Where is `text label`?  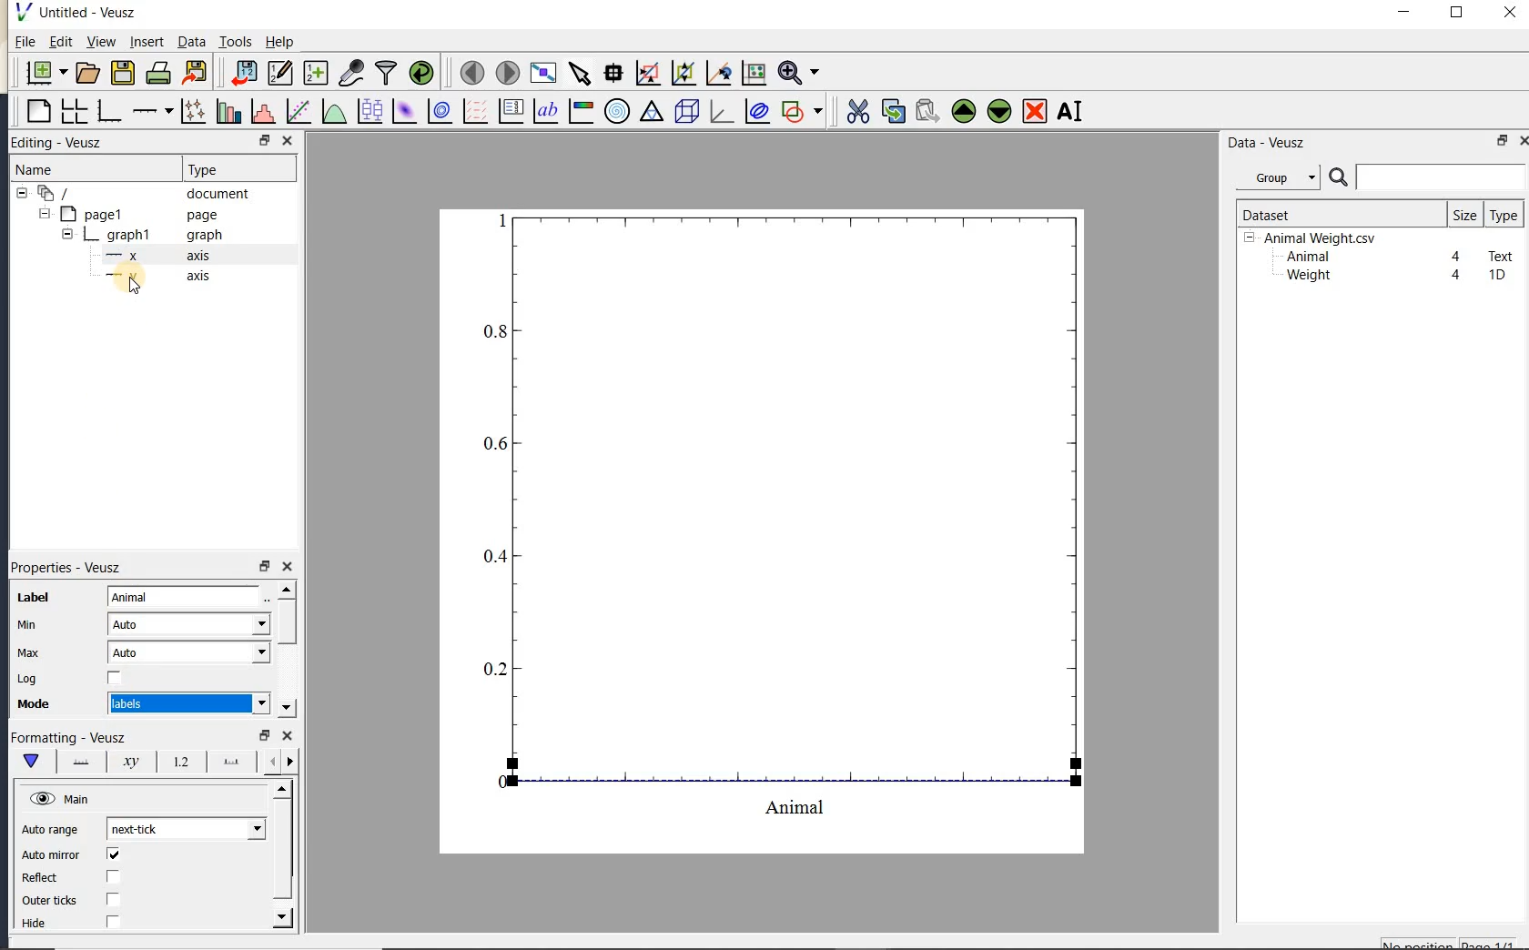 text label is located at coordinates (545, 113).